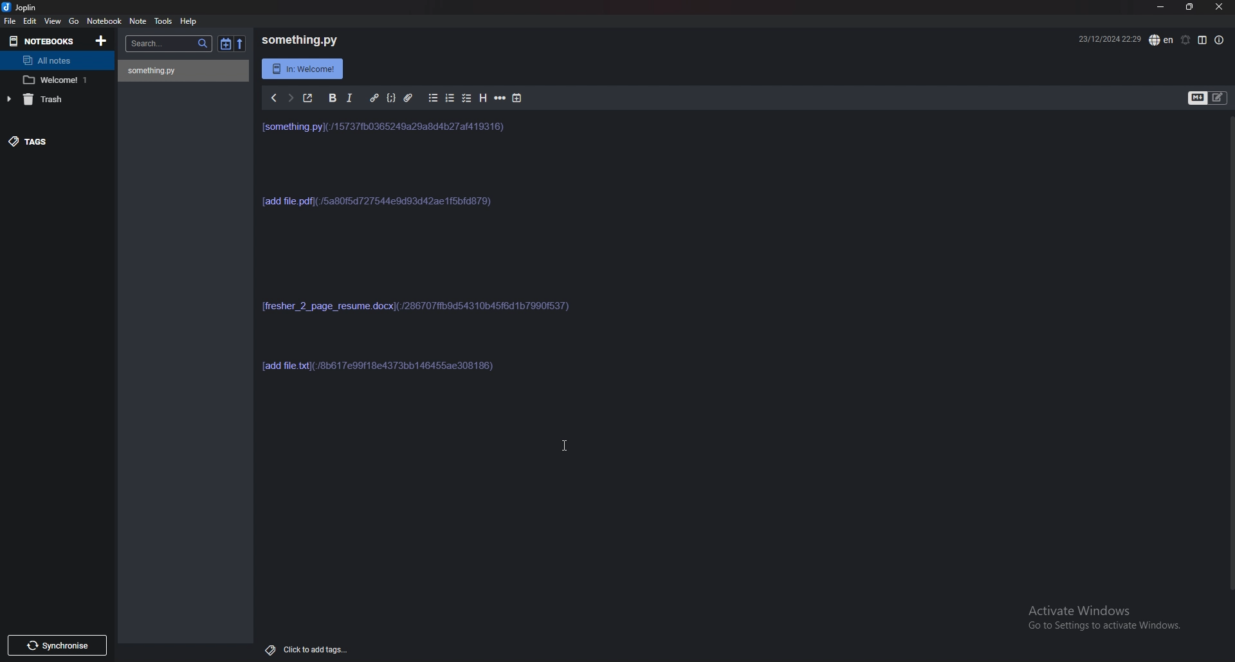 The image size is (1235, 662). I want to click on Bullet list, so click(432, 99).